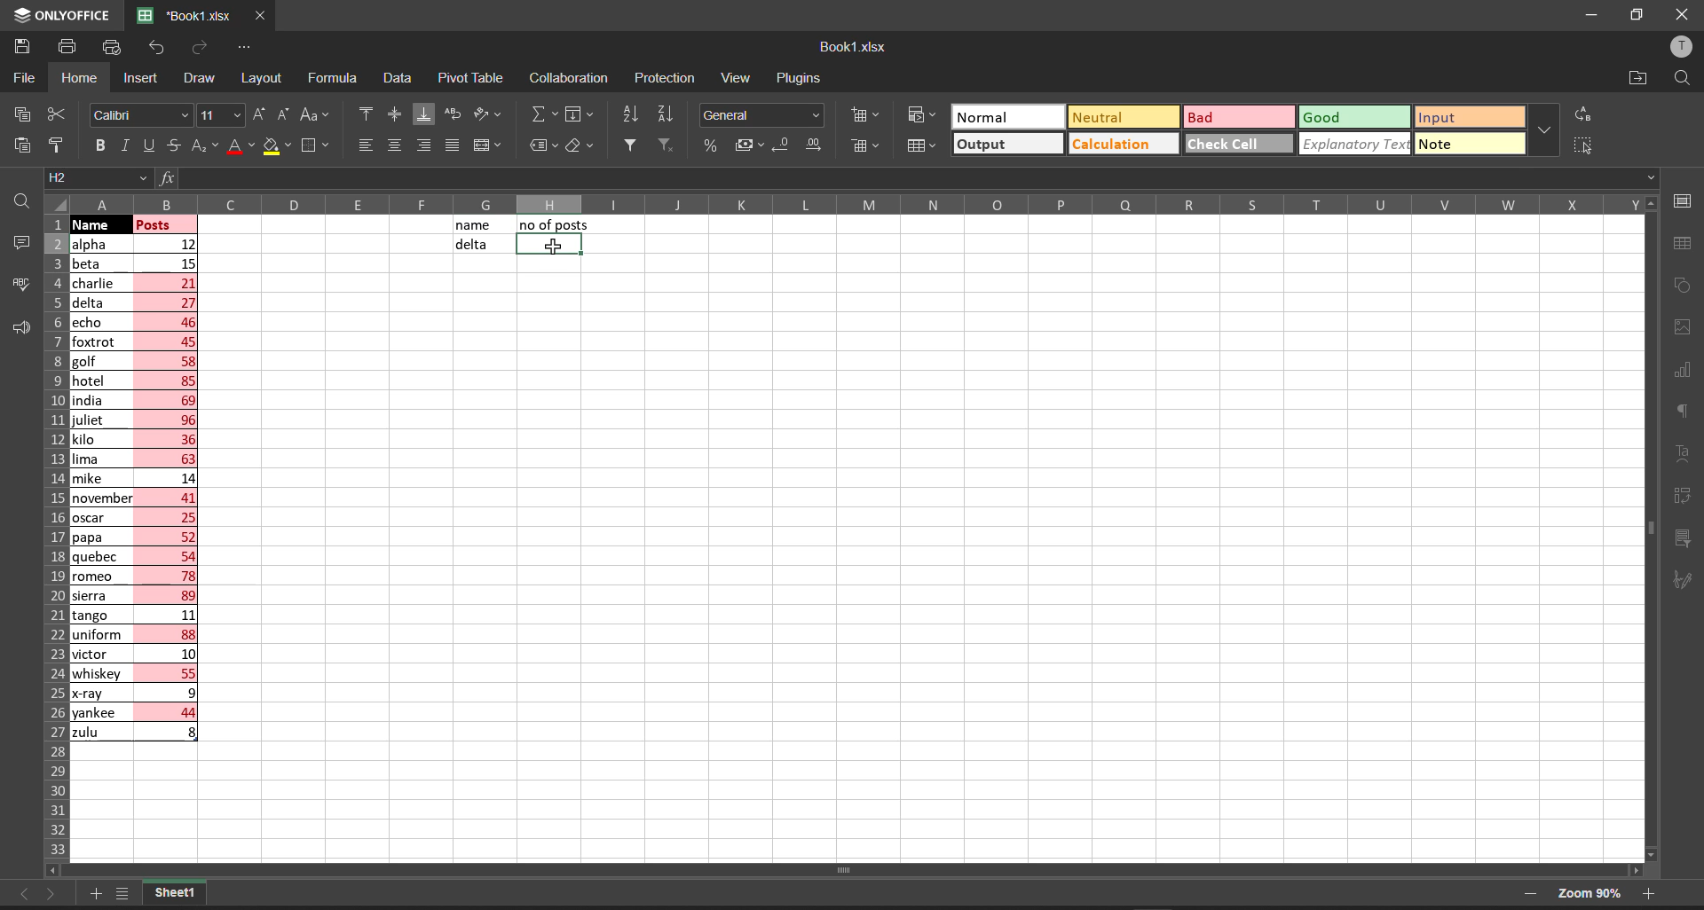 The height and width of the screenshot is (910, 1704). I want to click on filter, so click(629, 144).